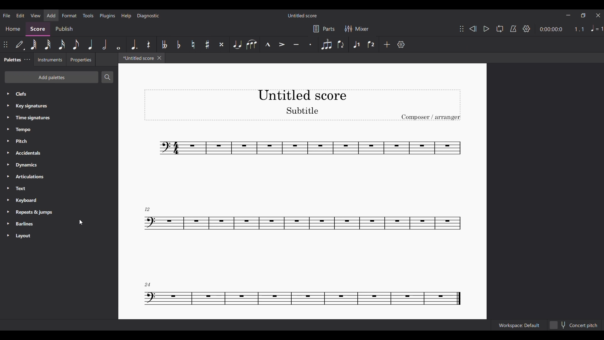 This screenshot has height=340, width=604. Describe the element at coordinates (88, 15) in the screenshot. I see `Tools` at that location.